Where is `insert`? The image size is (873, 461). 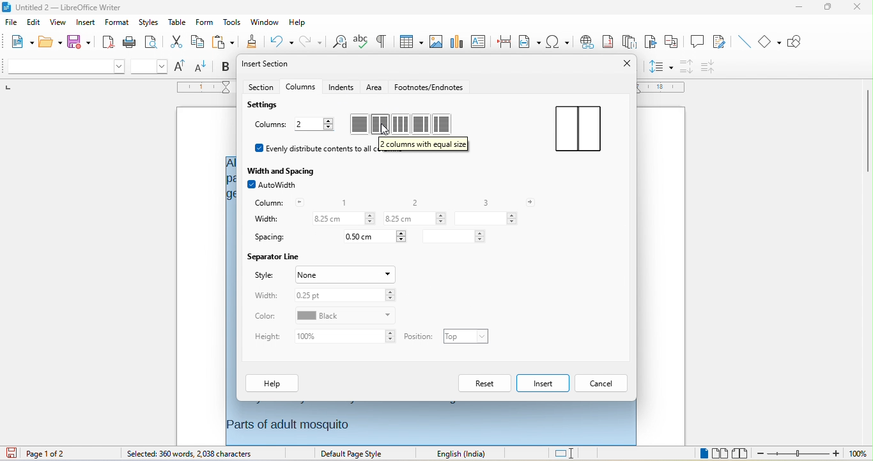 insert is located at coordinates (543, 383).